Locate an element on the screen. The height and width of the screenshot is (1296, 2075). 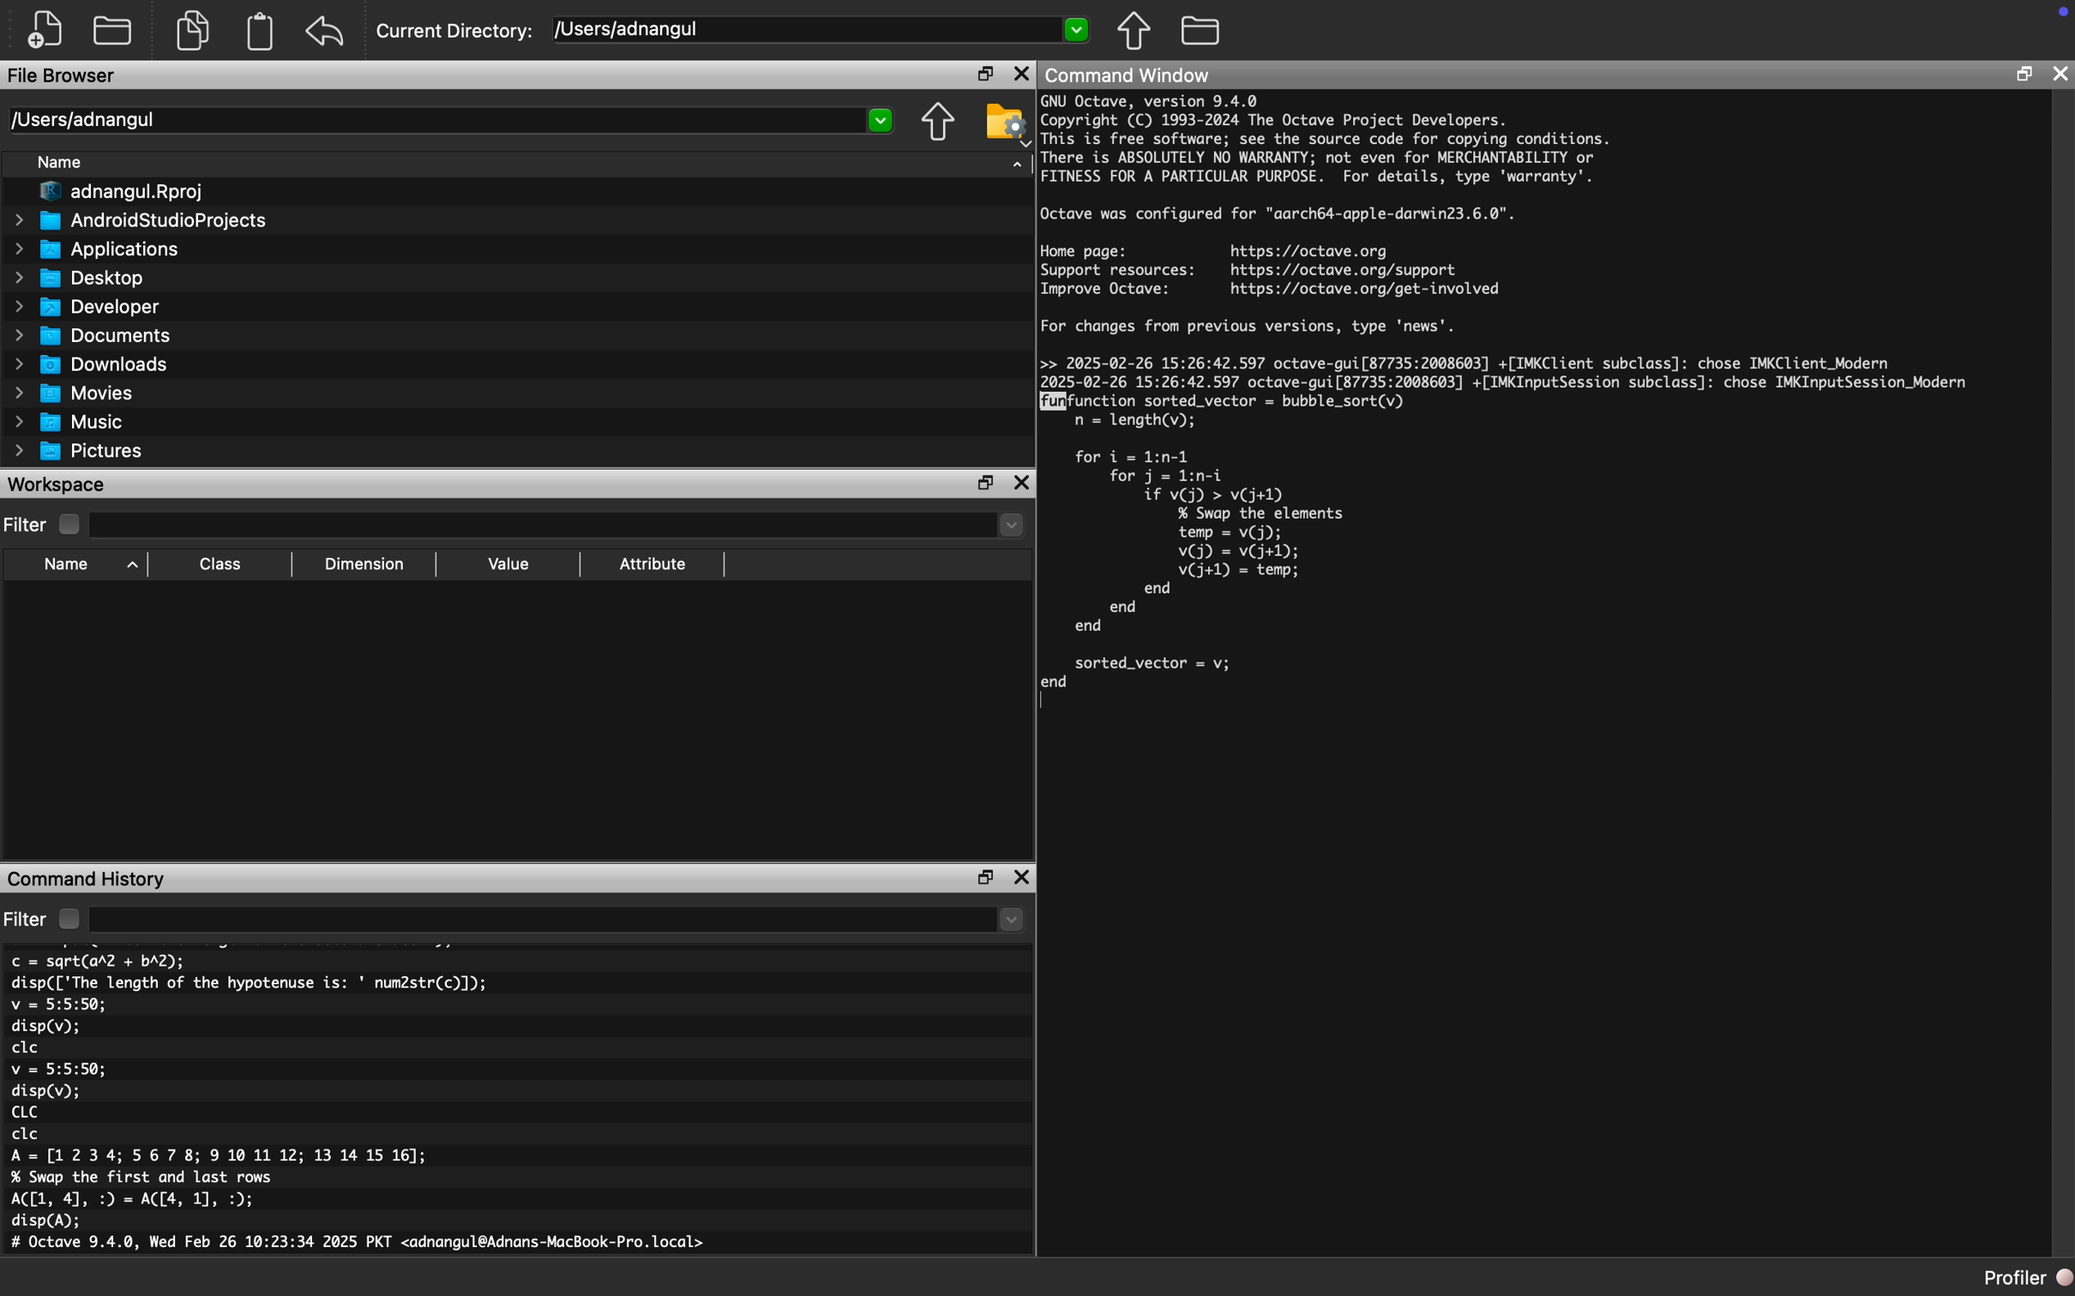
Current Directory: is located at coordinates (458, 32).